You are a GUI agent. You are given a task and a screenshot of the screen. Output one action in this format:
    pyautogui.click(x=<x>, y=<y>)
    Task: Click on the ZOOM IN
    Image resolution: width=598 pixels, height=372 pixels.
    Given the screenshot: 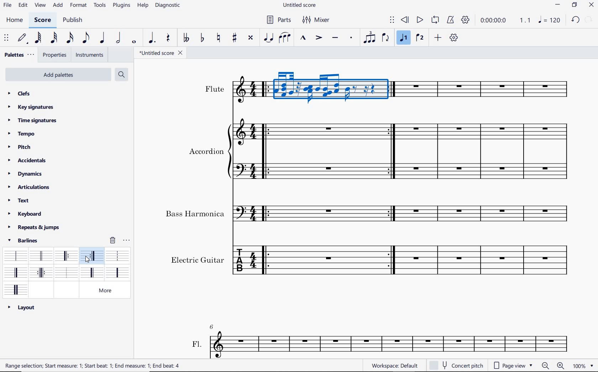 What is the action you would take?
    pyautogui.click(x=561, y=366)
    